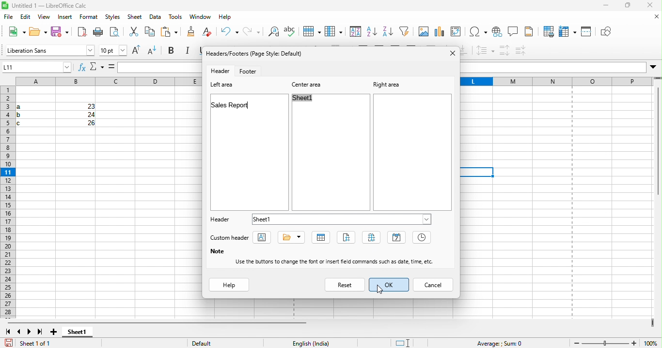  I want to click on sheet name, so click(319, 237).